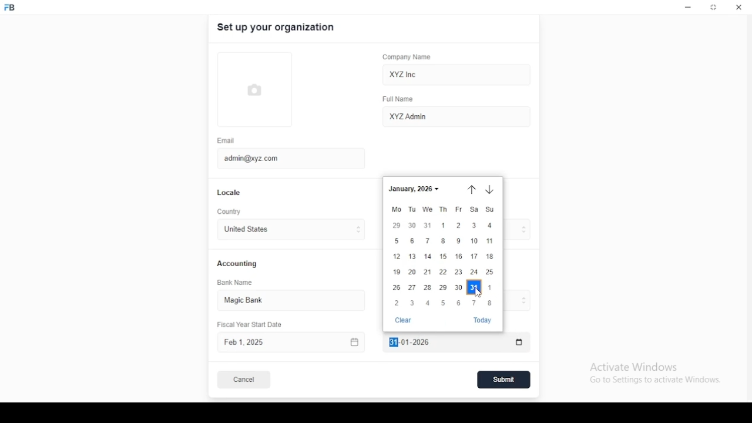 Image resolution: width=752 pixels, height=423 pixels. Describe the element at coordinates (474, 272) in the screenshot. I see `24` at that location.